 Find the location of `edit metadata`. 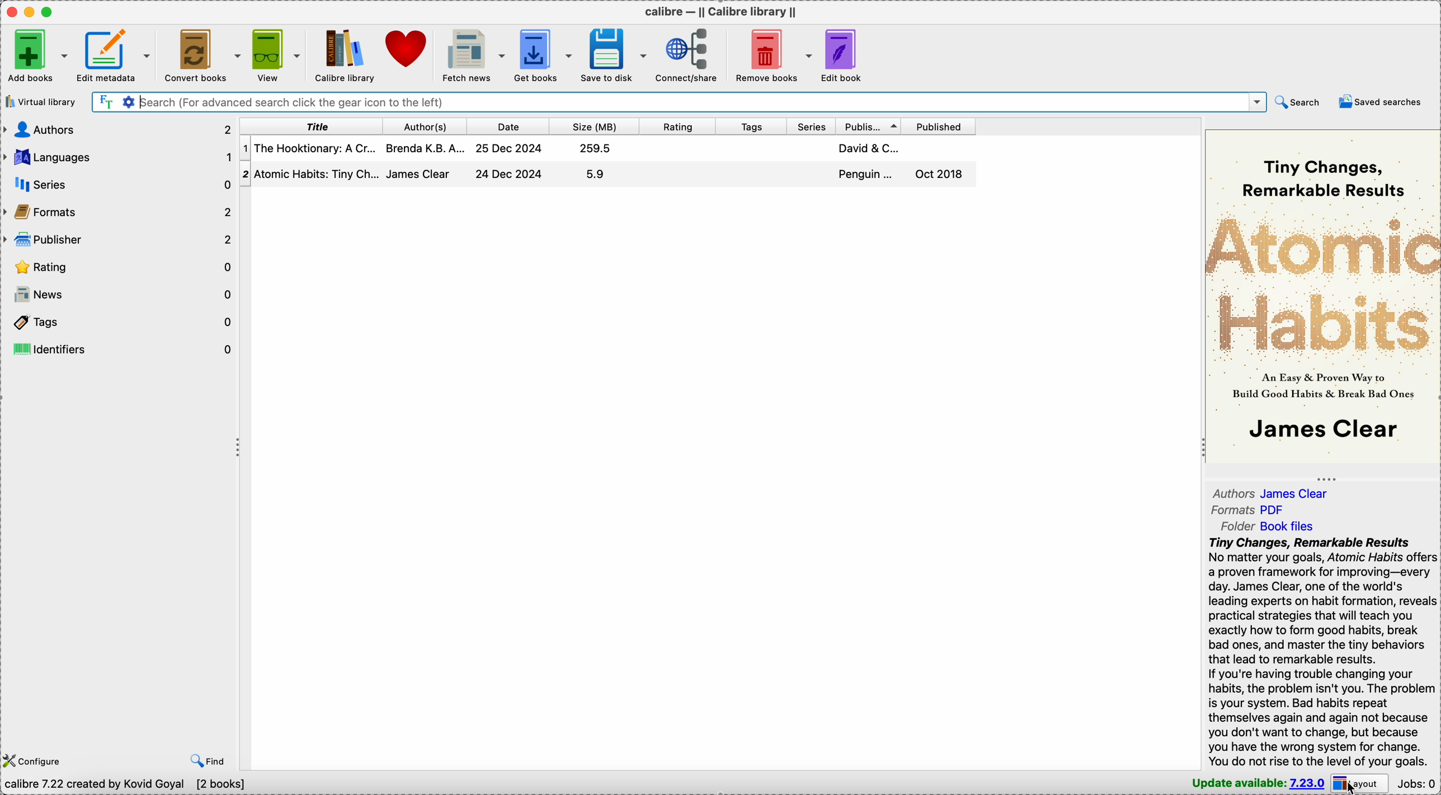

edit metadata is located at coordinates (112, 56).